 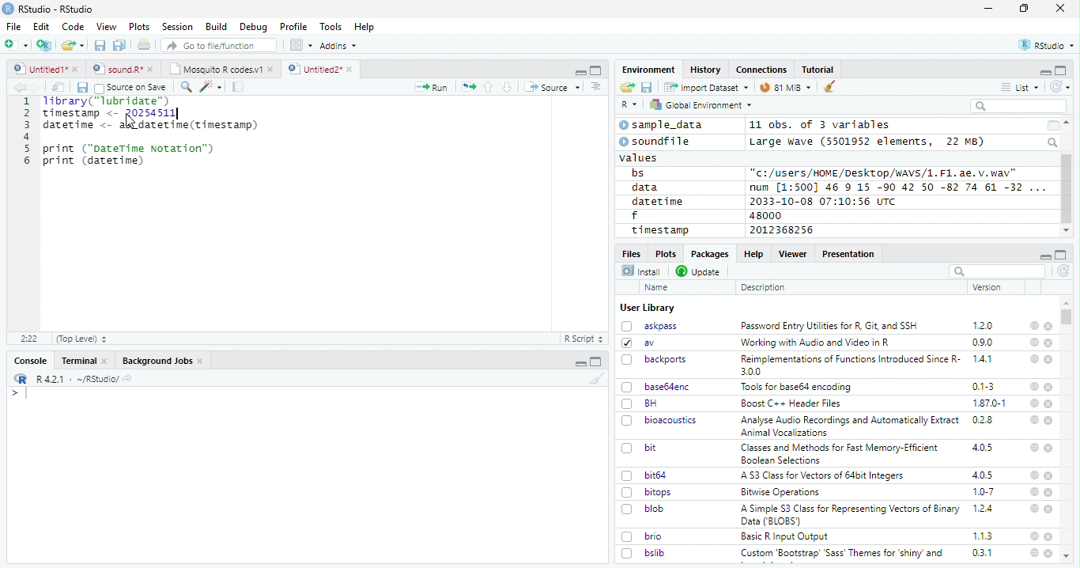 What do you see at coordinates (897, 187) in the screenshot?
I see `num [1:500] 46 9 15 -90 42 50 -82 74 61 -32 ...` at bounding box center [897, 187].